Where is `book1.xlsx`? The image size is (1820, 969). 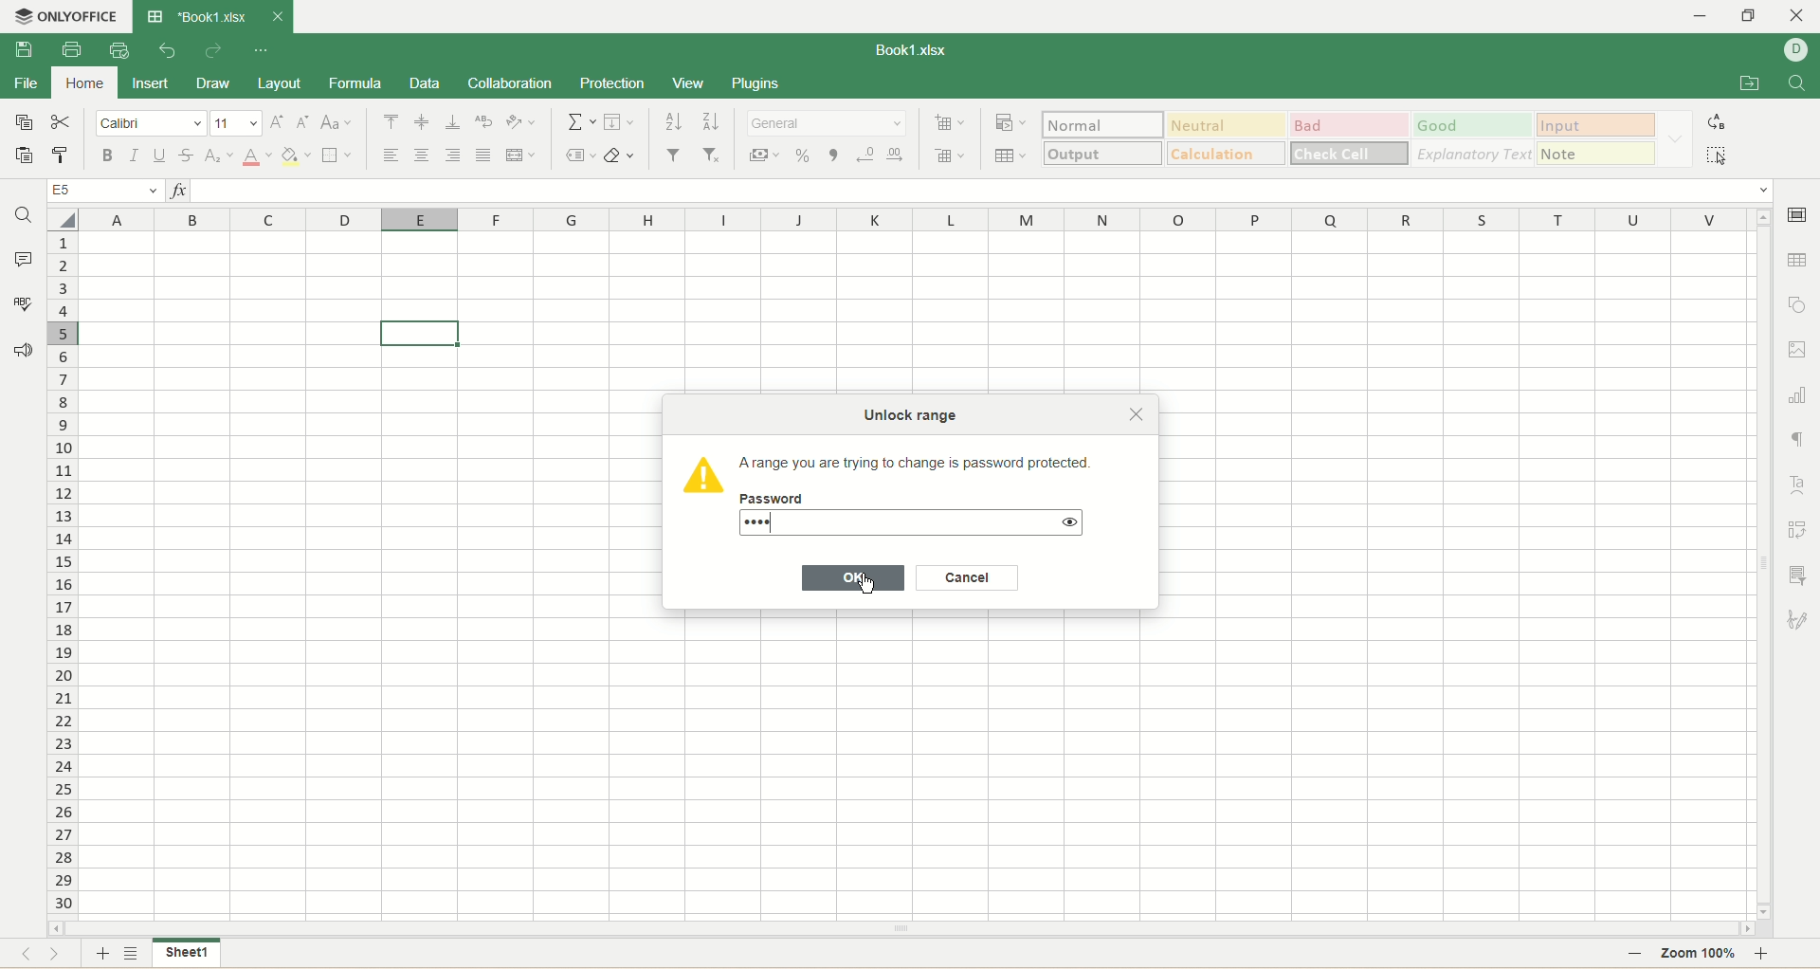
book1.xlsx is located at coordinates (194, 16).